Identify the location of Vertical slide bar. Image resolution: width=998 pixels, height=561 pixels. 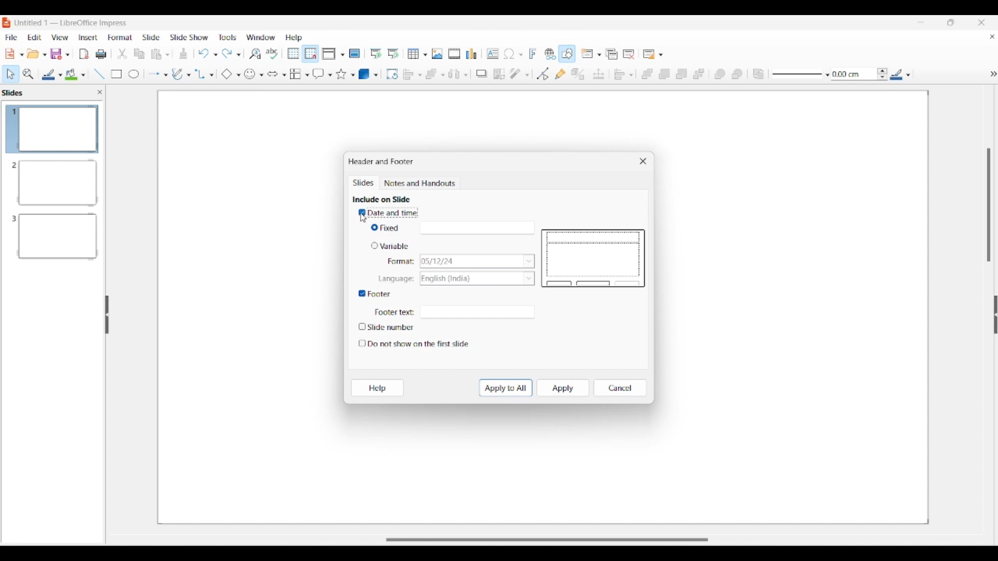
(989, 205).